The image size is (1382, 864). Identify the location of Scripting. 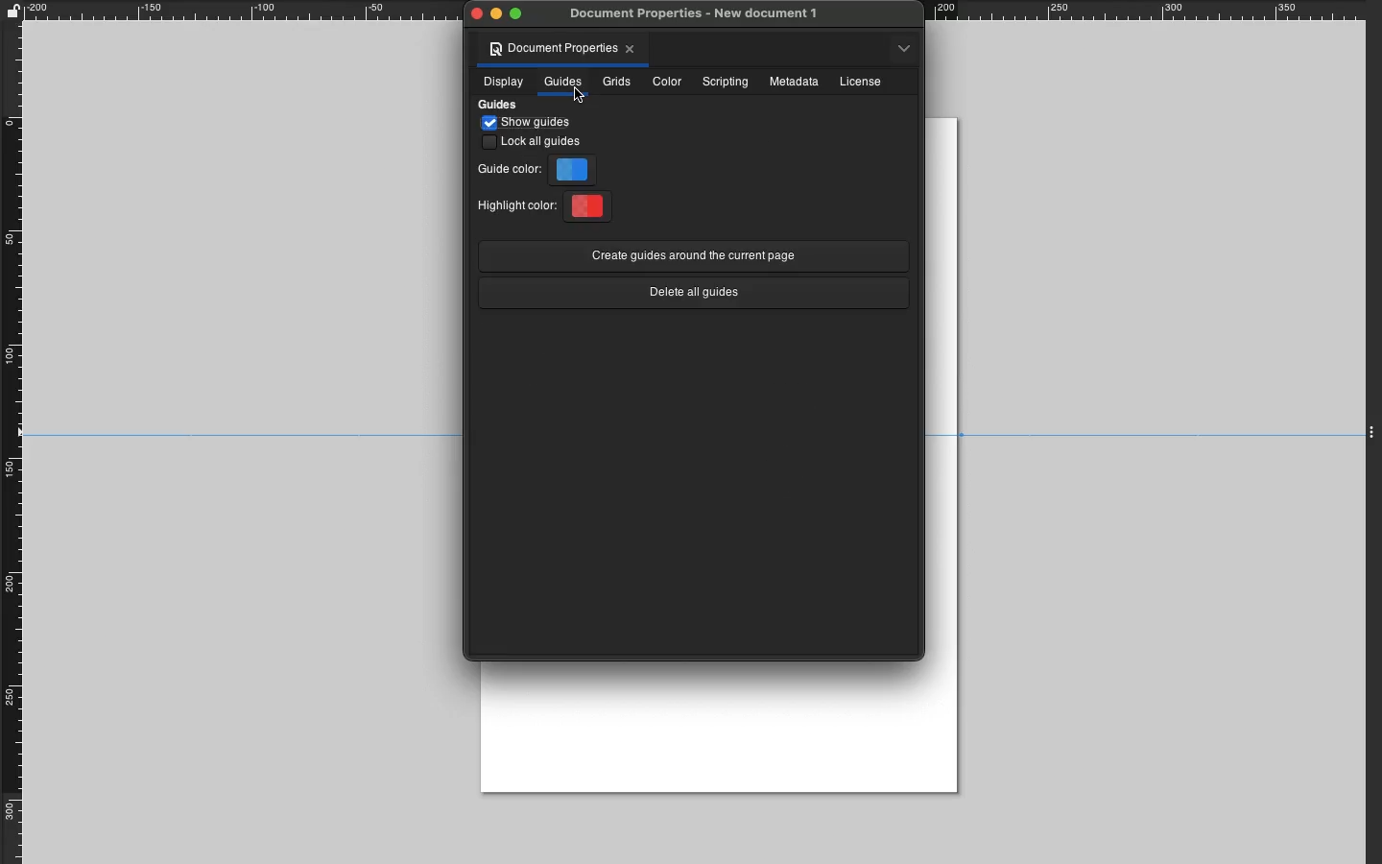
(727, 81).